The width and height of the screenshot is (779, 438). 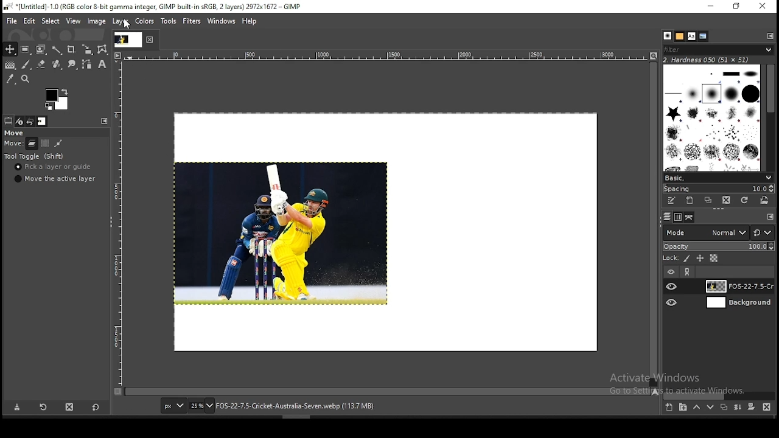 What do you see at coordinates (51, 22) in the screenshot?
I see `select` at bounding box center [51, 22].